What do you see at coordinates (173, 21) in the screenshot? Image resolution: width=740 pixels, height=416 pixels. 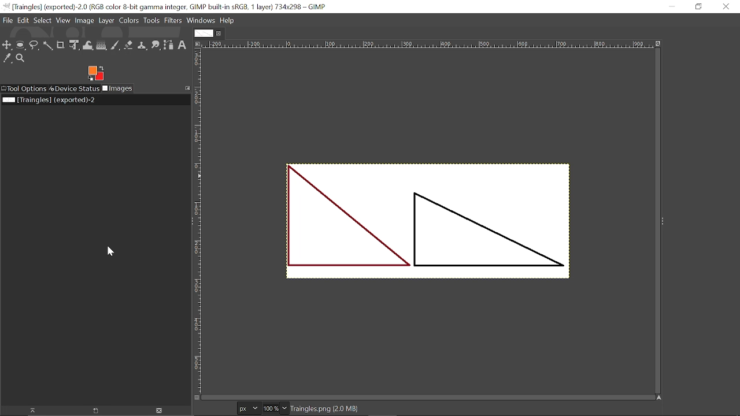 I see `Filters` at bounding box center [173, 21].